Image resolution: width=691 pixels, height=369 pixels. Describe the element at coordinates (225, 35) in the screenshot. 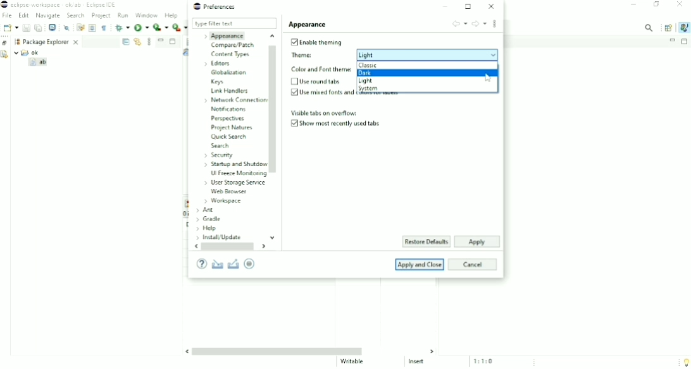

I see `Appearance` at that location.